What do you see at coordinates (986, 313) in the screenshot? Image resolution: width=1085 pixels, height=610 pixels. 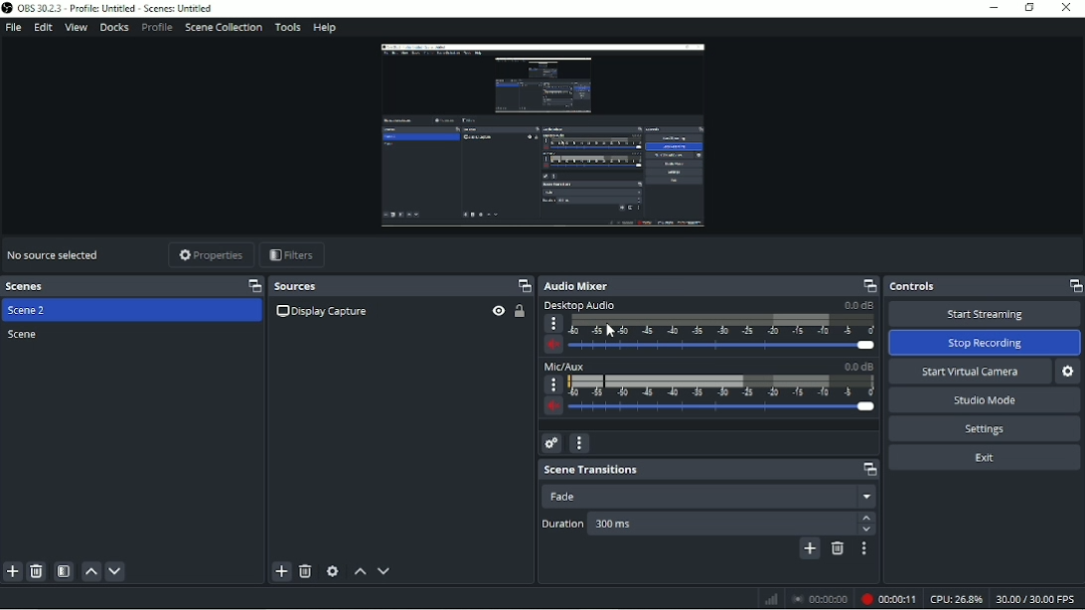 I see `Start Streaming` at bounding box center [986, 313].